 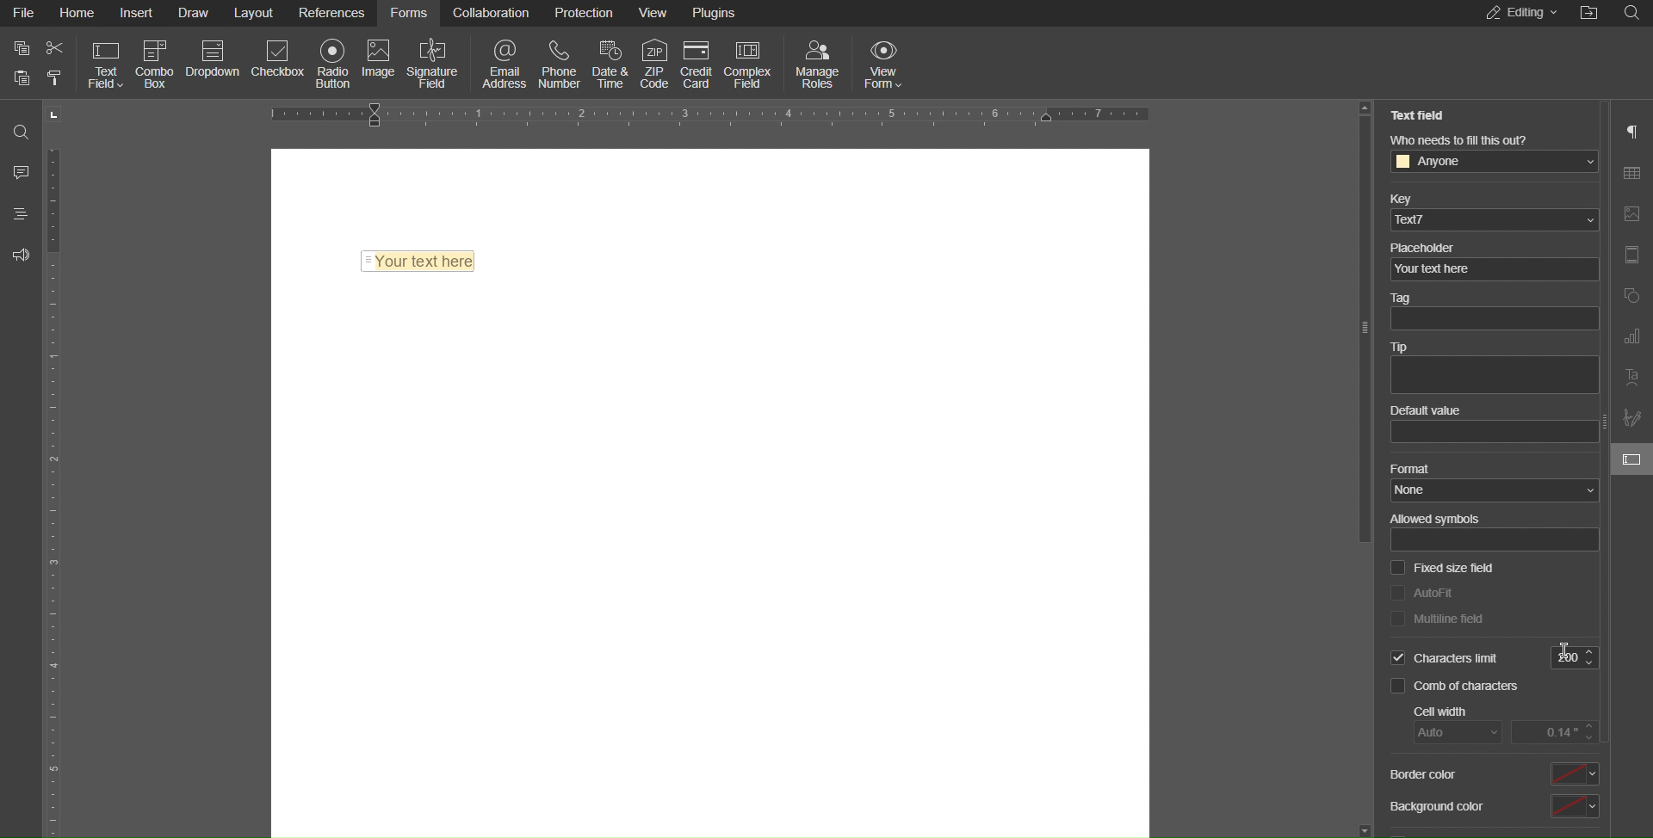 What do you see at coordinates (1492, 773) in the screenshot?
I see `Border color` at bounding box center [1492, 773].